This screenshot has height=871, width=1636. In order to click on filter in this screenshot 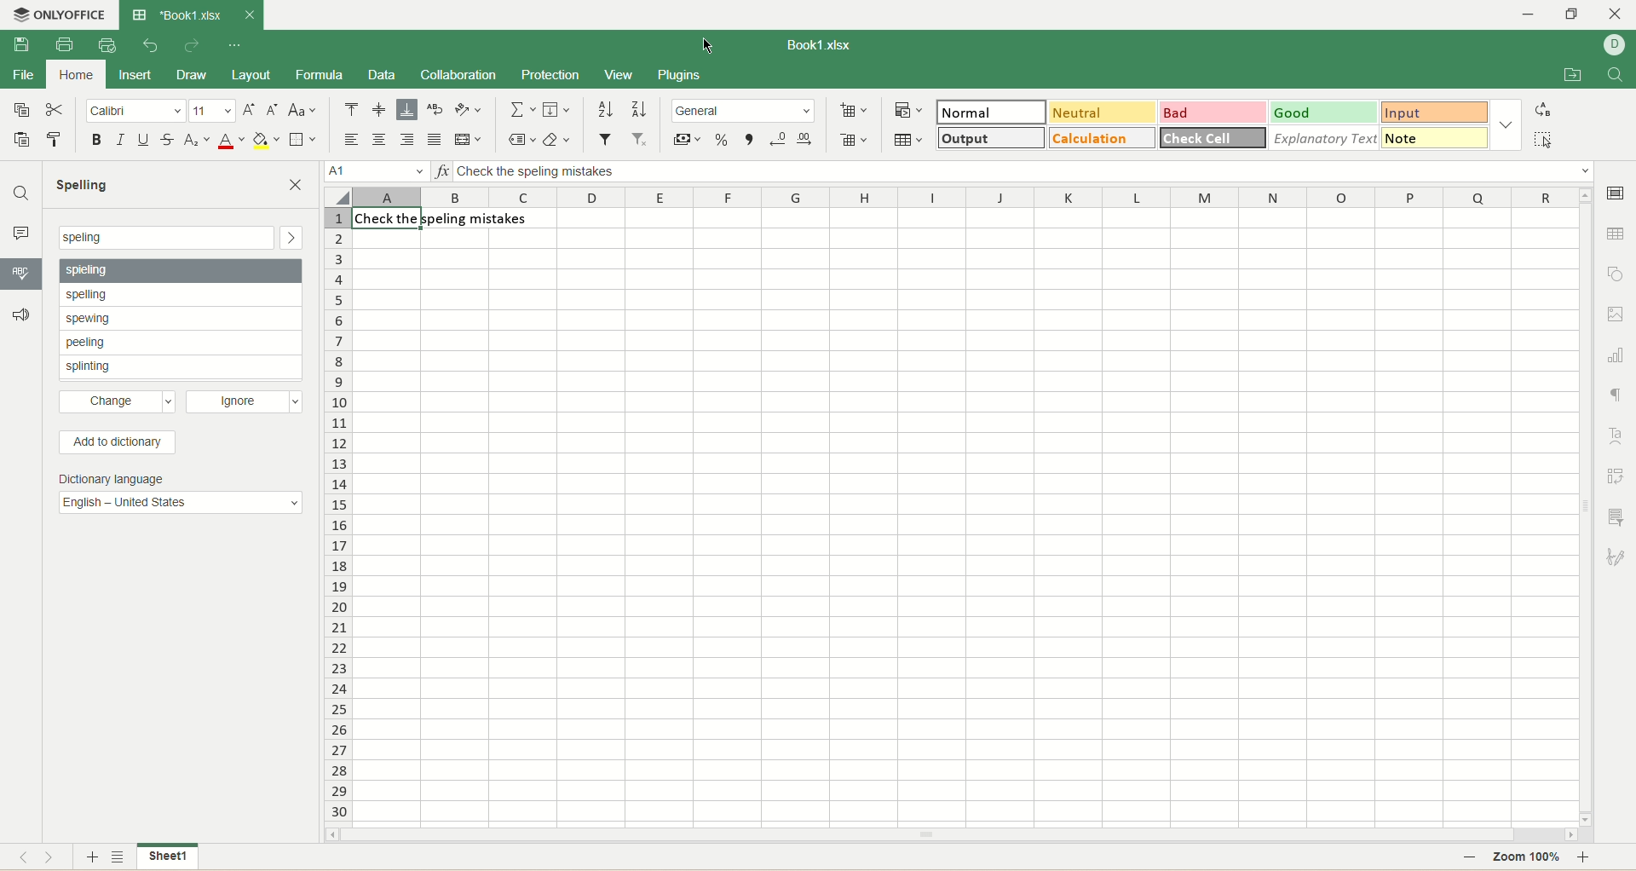, I will do `click(603, 140)`.